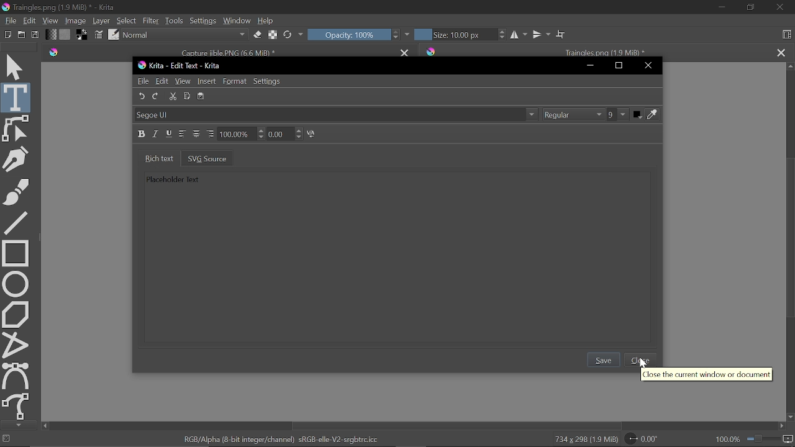 Image resolution: width=795 pixels, height=447 pixels. What do you see at coordinates (50, 20) in the screenshot?
I see `View` at bounding box center [50, 20].